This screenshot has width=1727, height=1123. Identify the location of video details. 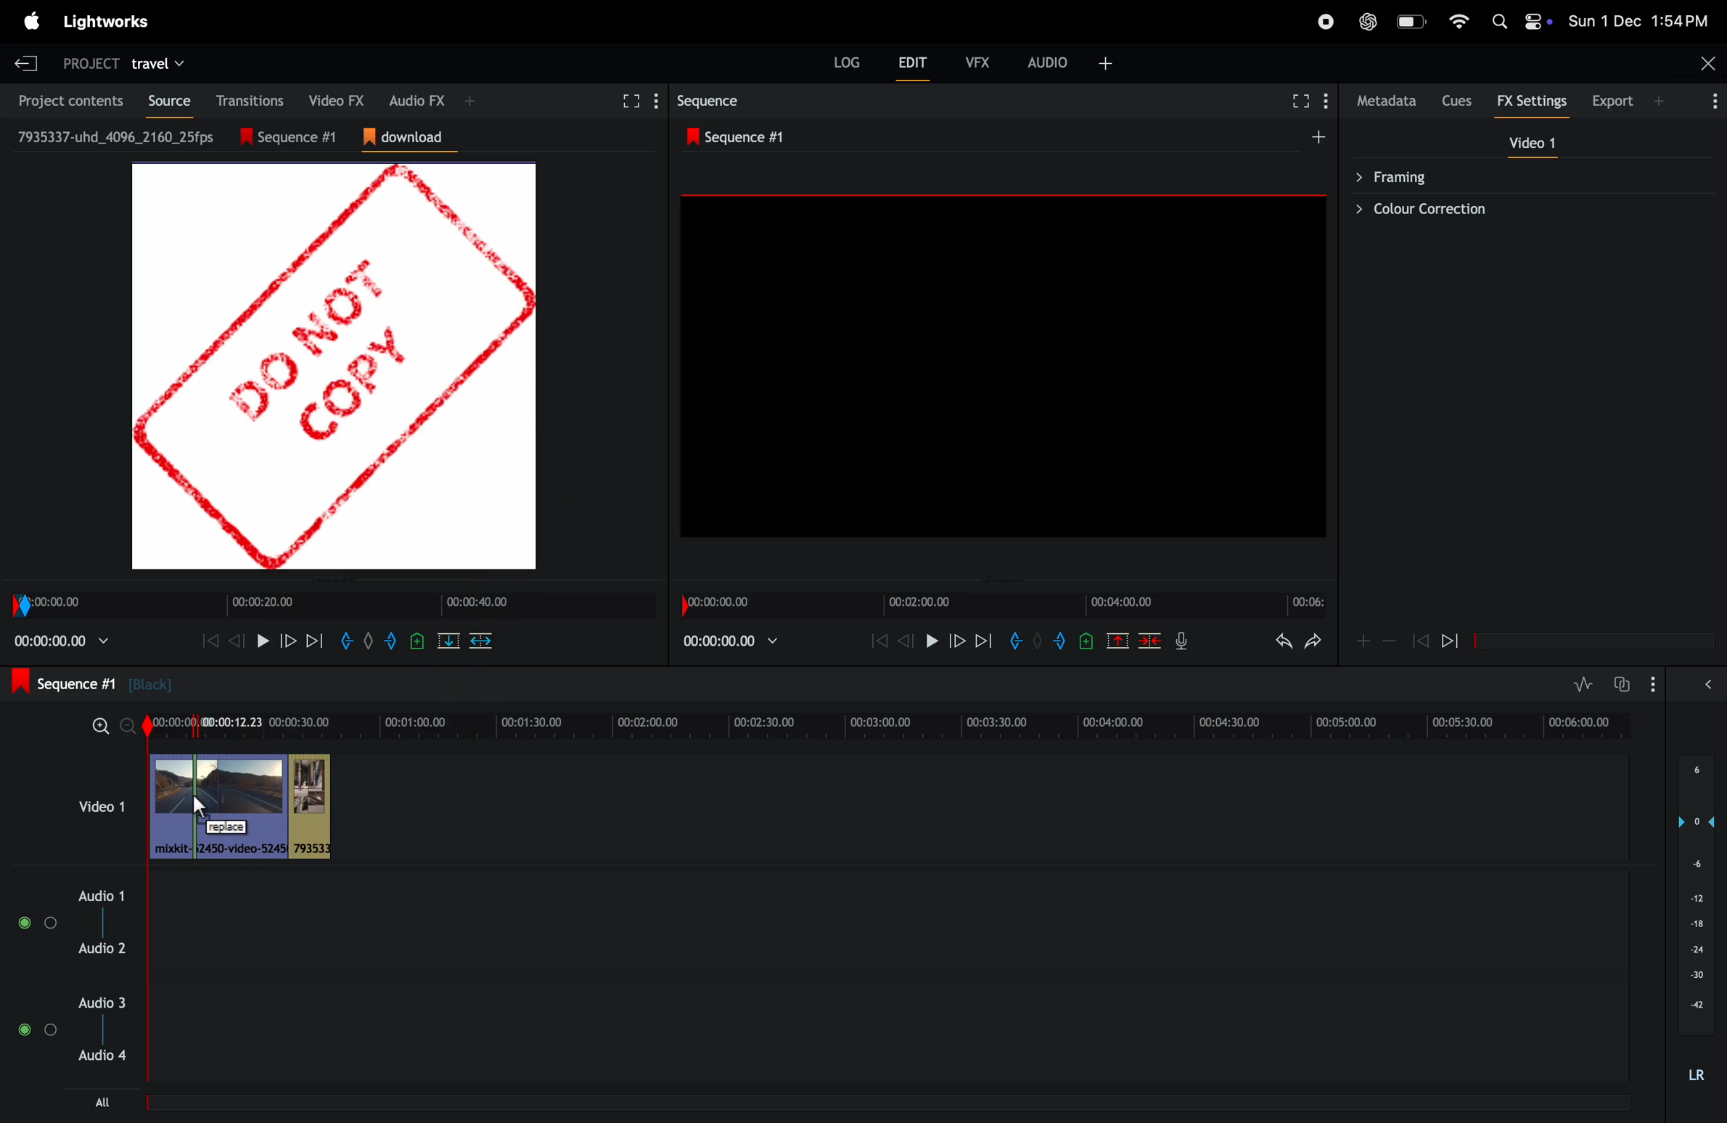
(117, 136).